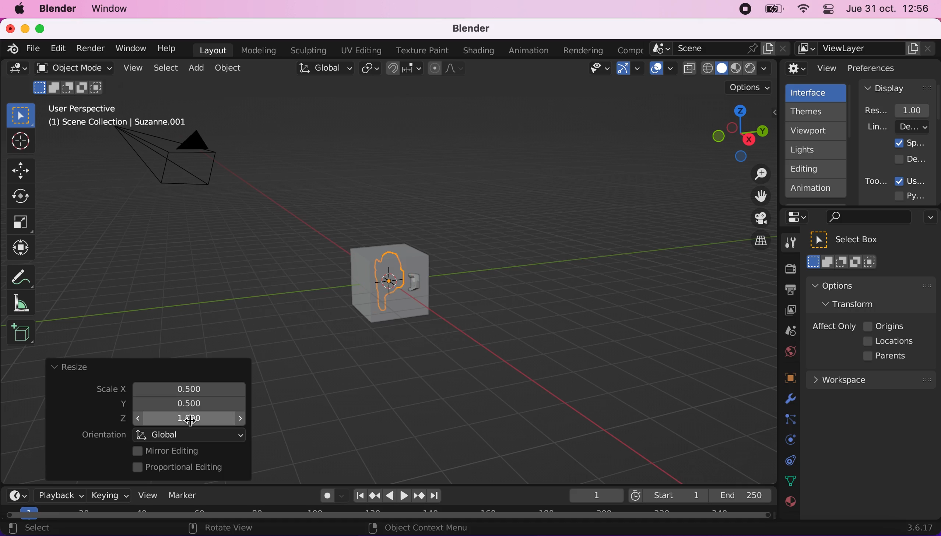 This screenshot has height=536, width=941. I want to click on wifi, so click(801, 11).